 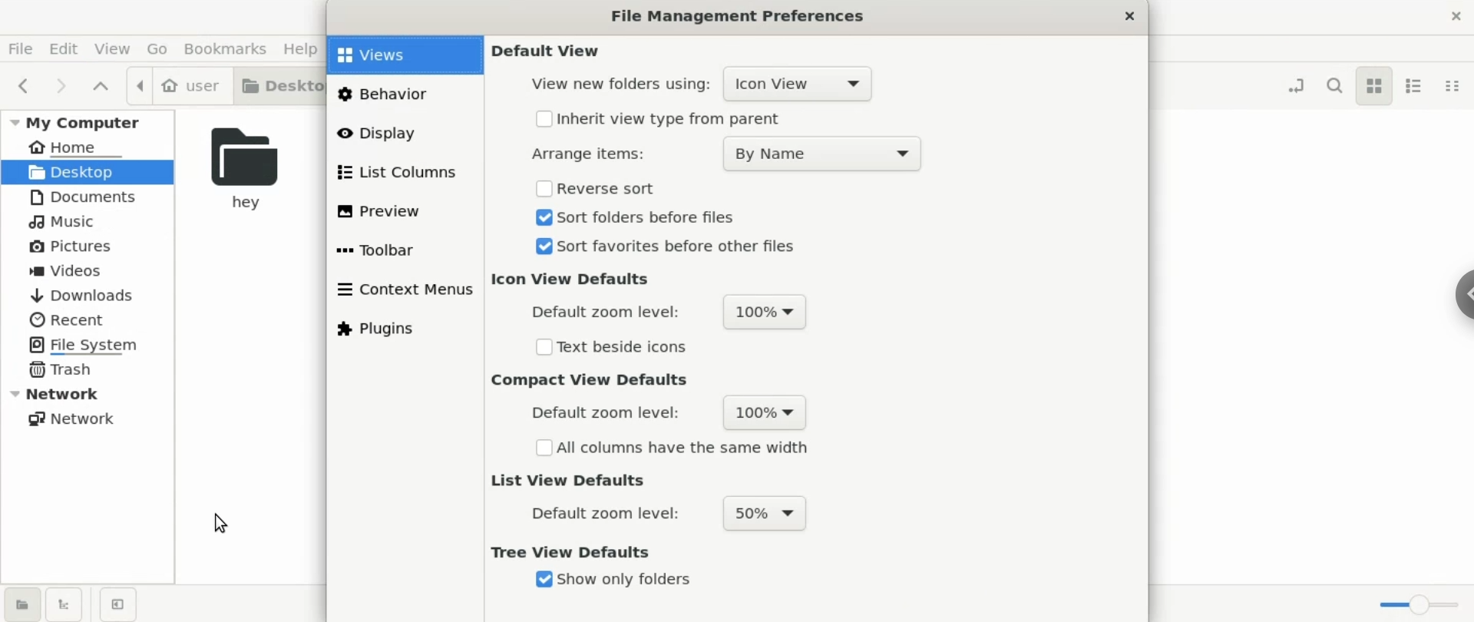 I want to click on plugins, so click(x=373, y=327).